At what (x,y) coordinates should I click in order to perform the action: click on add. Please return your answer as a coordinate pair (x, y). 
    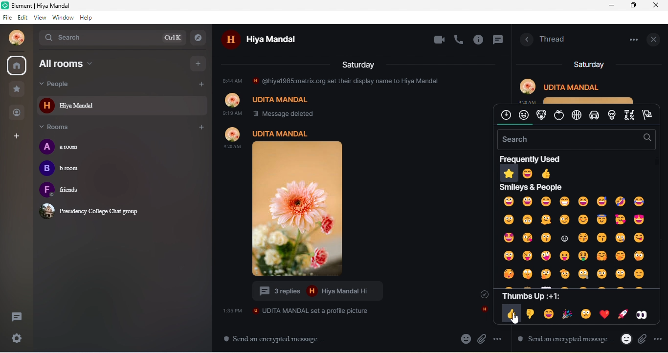
    Looking at the image, I should click on (199, 63).